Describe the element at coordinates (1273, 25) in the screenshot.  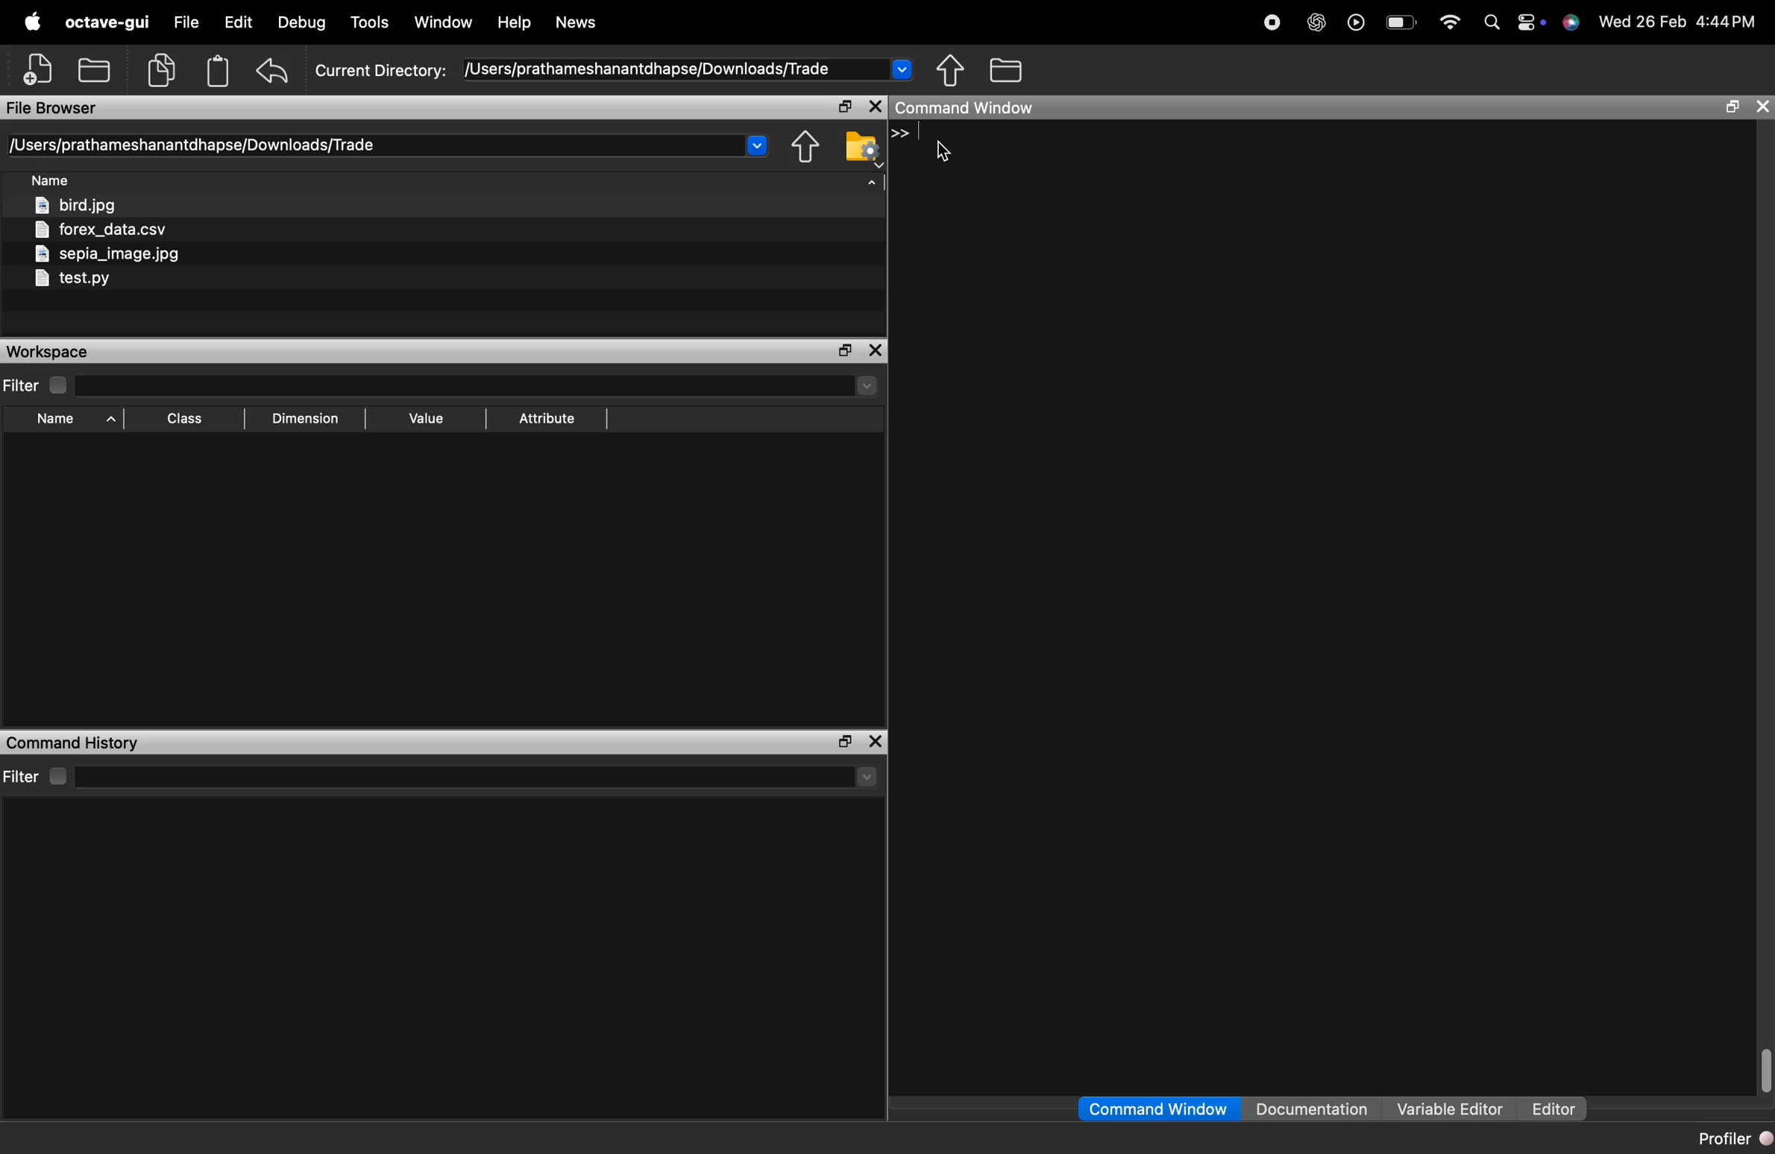
I see `stop recording` at that location.